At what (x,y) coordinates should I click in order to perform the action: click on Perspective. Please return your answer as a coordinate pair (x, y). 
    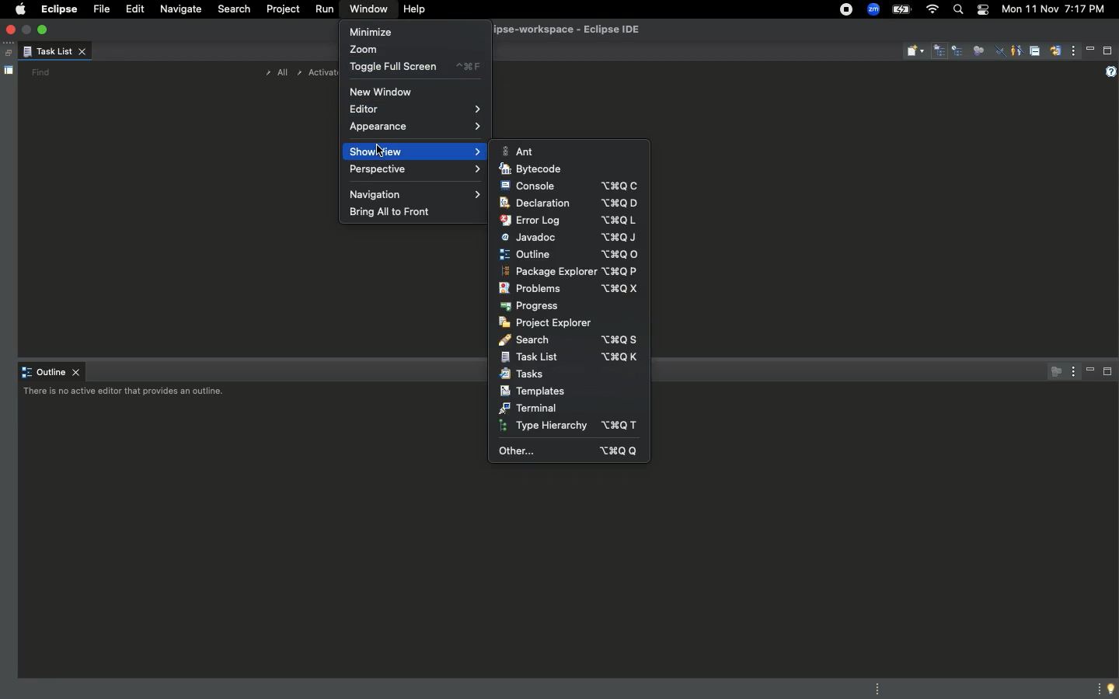
    Looking at the image, I should click on (413, 171).